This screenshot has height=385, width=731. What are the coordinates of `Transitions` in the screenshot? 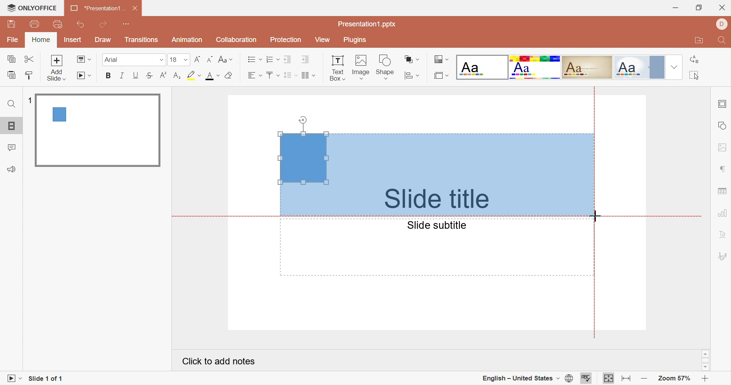 It's located at (142, 40).